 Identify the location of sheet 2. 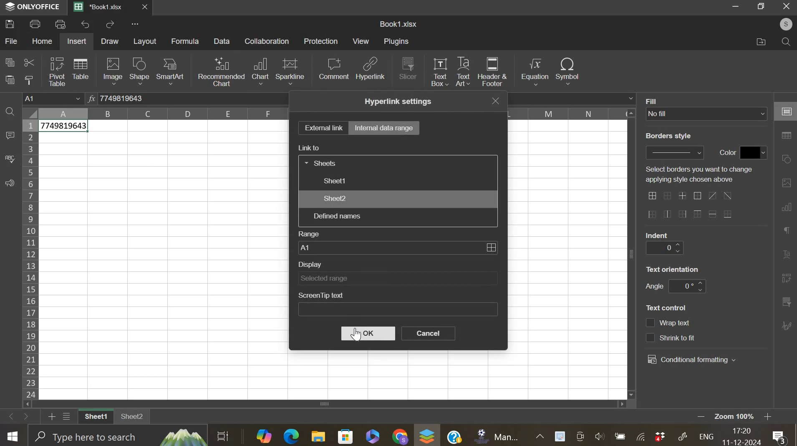
(334, 198).